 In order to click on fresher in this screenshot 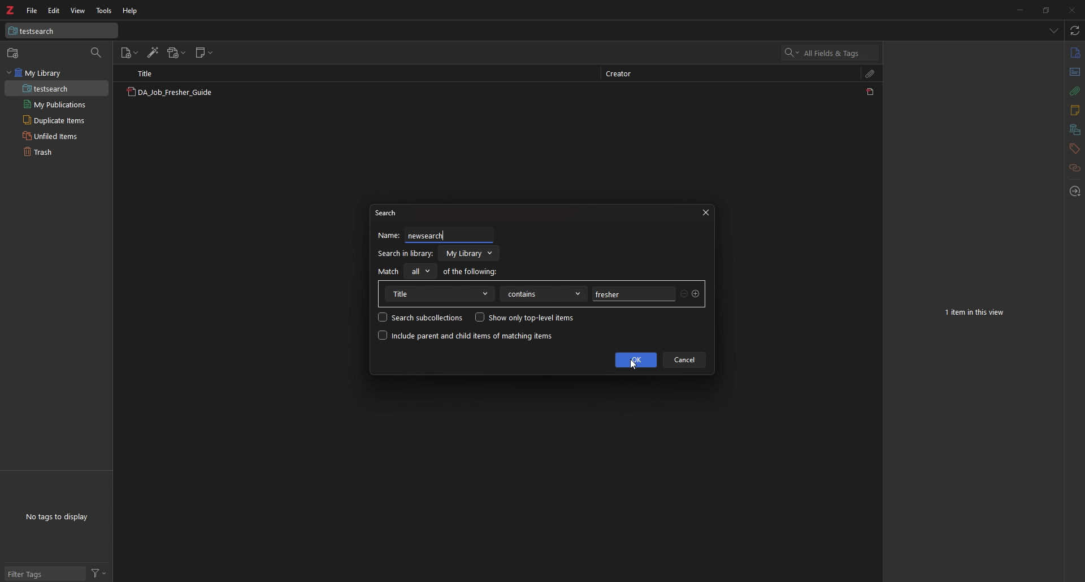, I will do `click(632, 294)`.